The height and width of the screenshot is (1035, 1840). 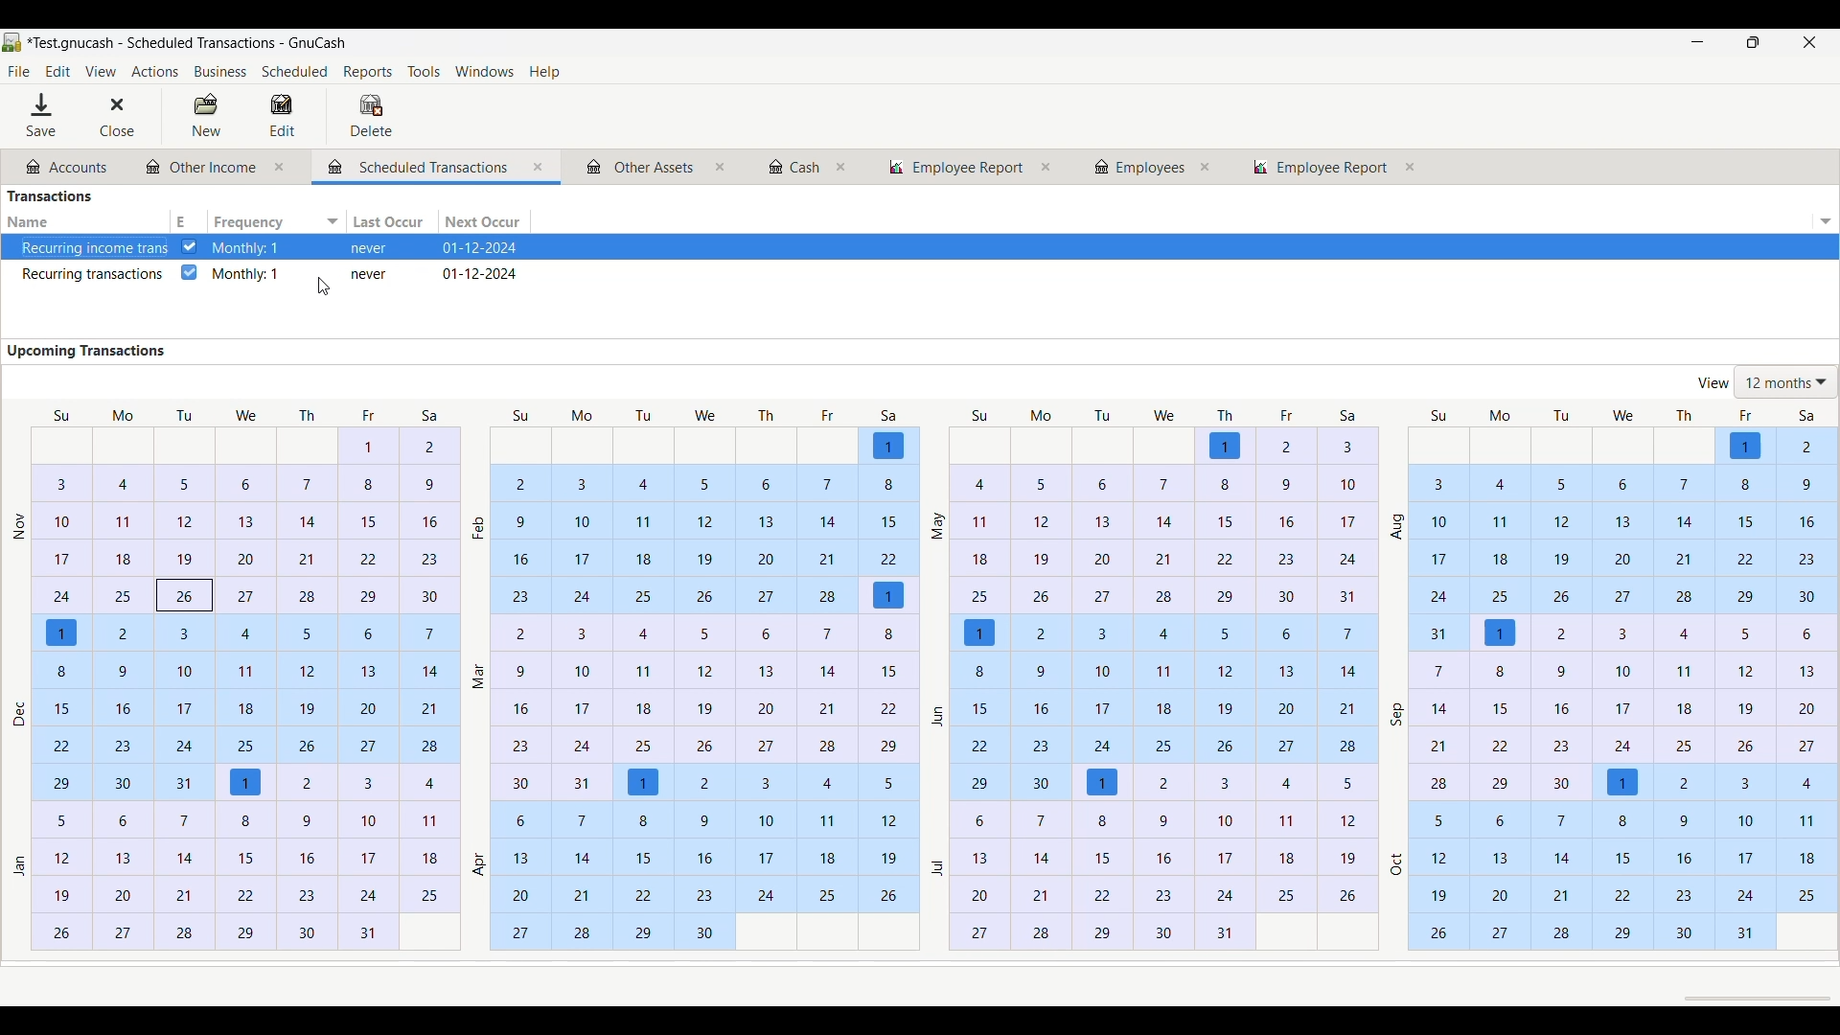 What do you see at coordinates (288, 117) in the screenshot?
I see `edit` at bounding box center [288, 117].